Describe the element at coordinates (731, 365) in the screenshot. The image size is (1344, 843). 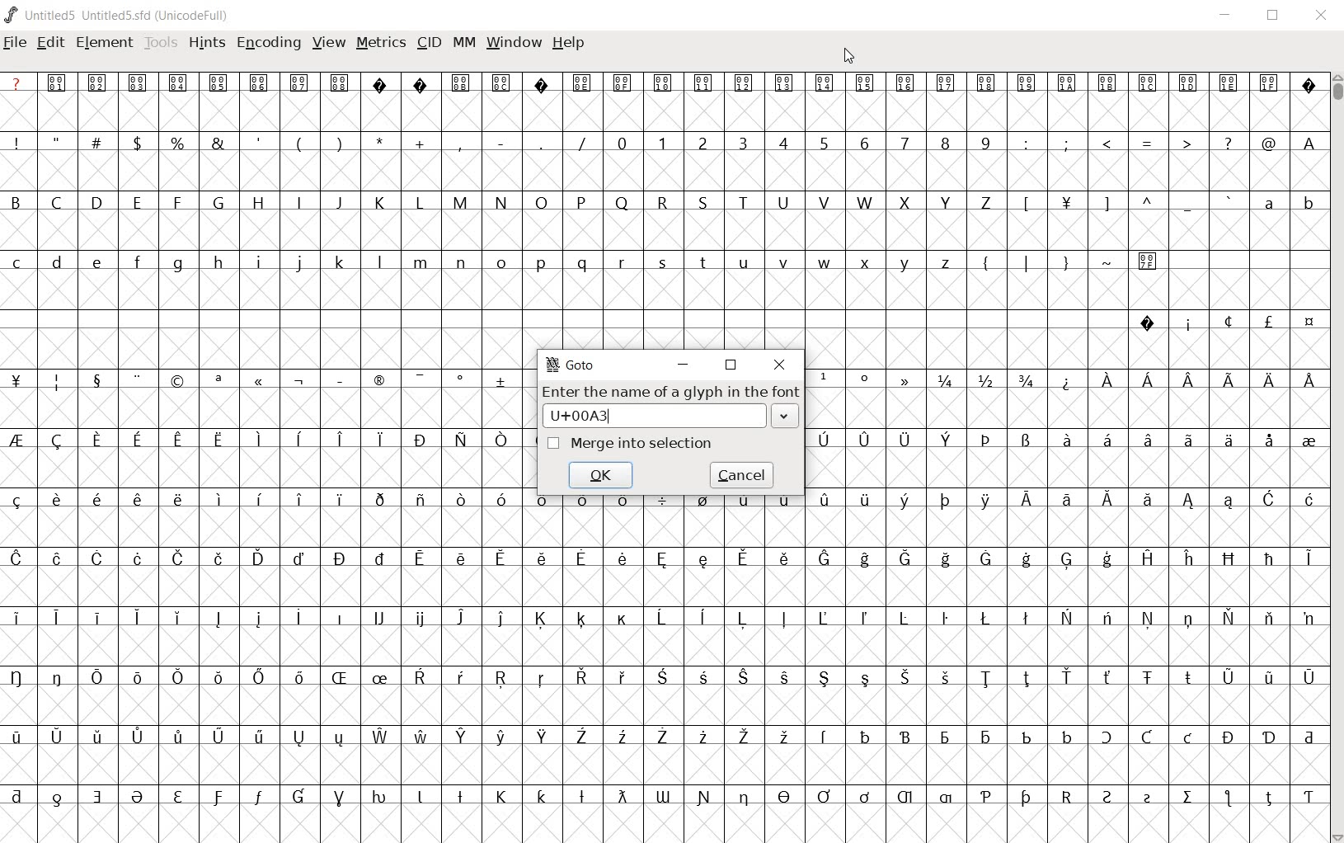
I see `maximize` at that location.